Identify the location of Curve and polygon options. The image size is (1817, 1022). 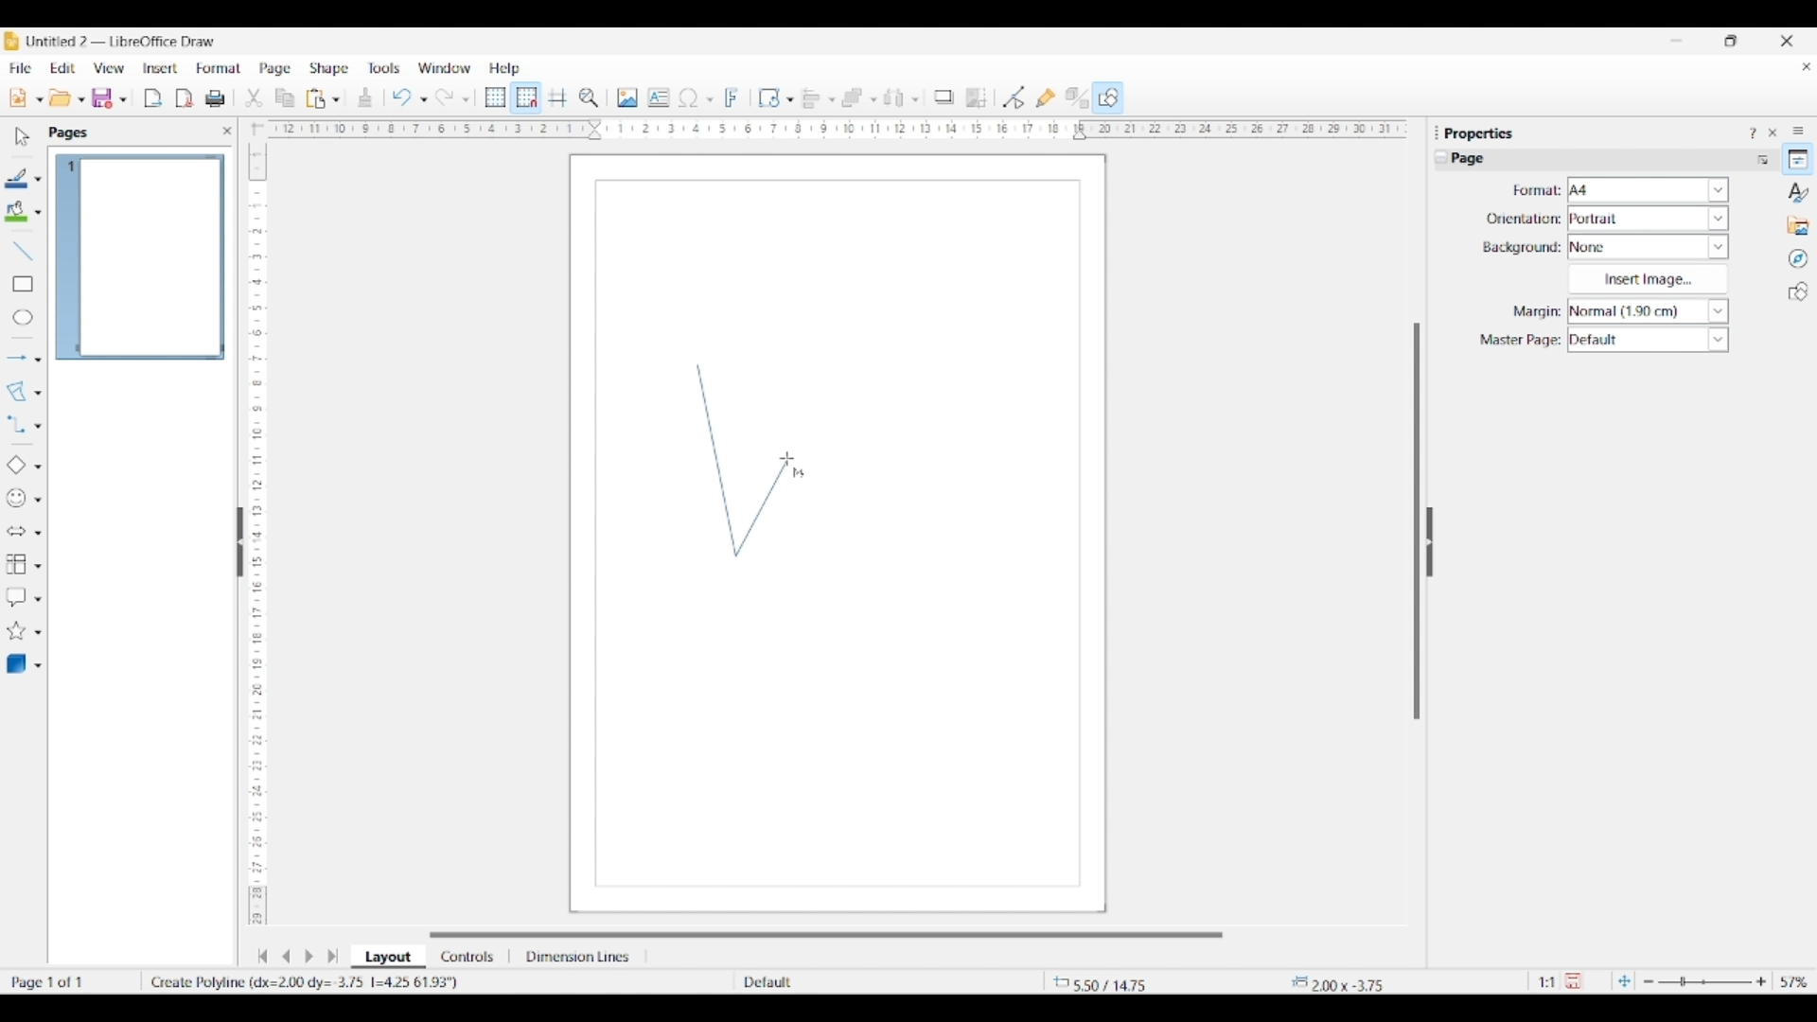
(38, 394).